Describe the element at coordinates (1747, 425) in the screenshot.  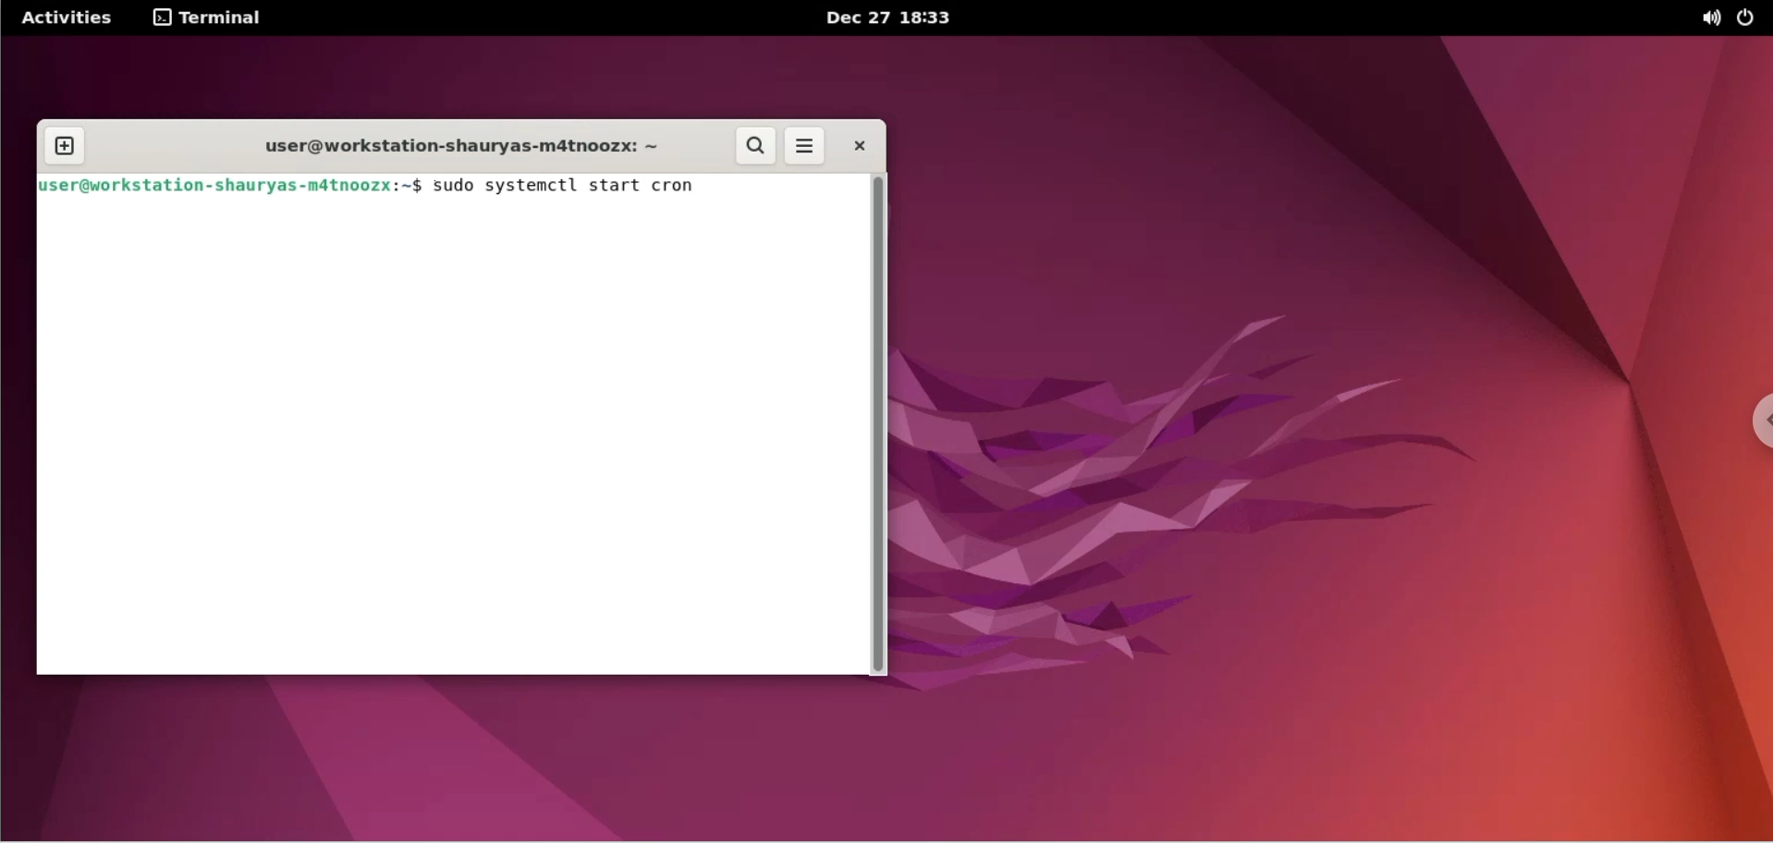
I see `chrome options` at that location.